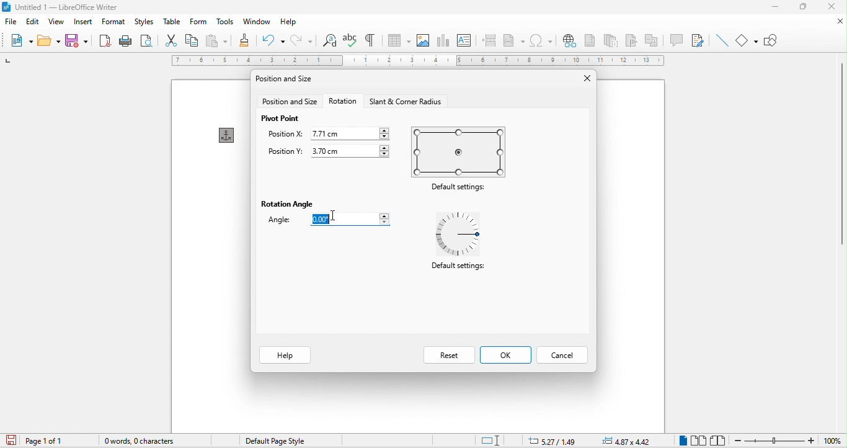 The height and width of the screenshot is (448, 847). Describe the element at coordinates (286, 151) in the screenshot. I see `position y` at that location.